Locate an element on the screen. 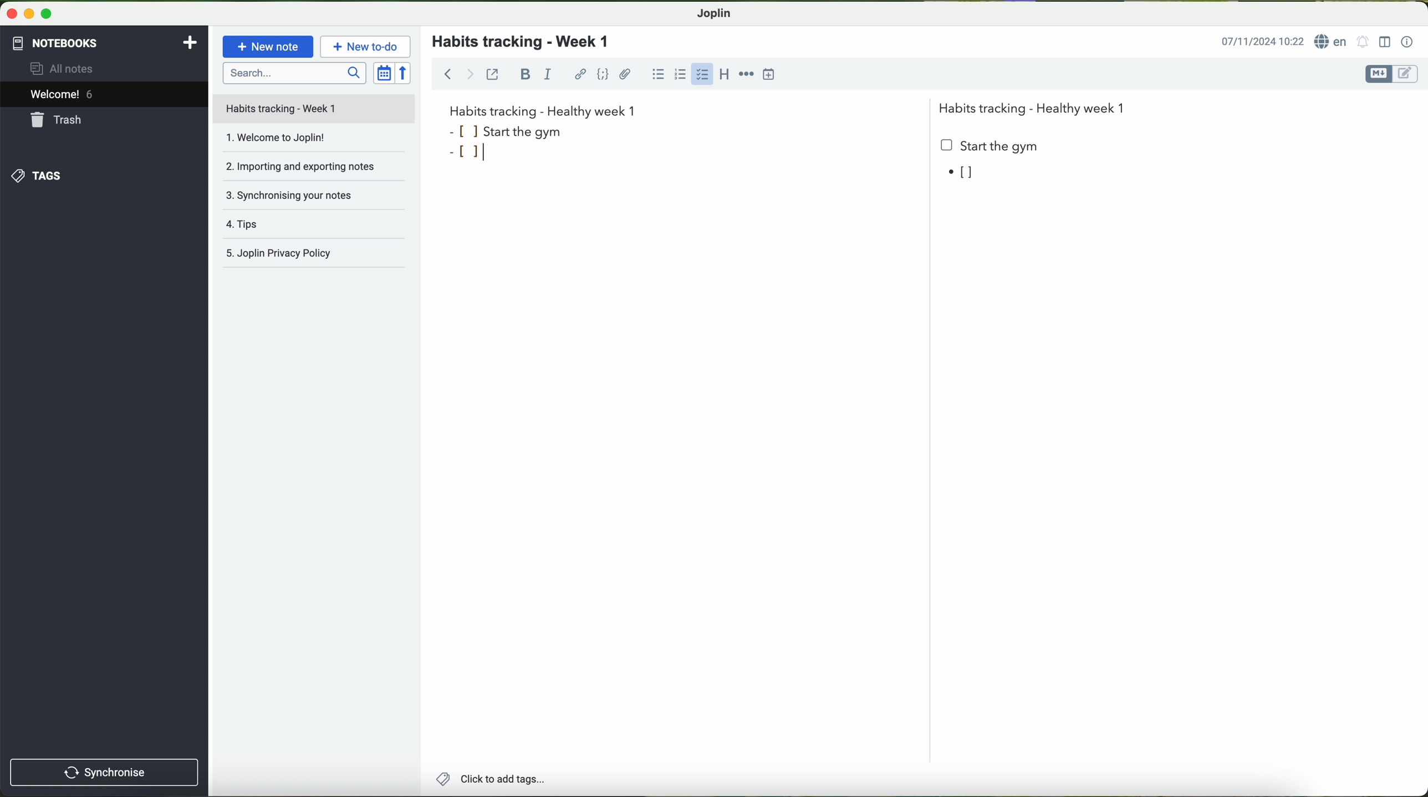  synchronise button is located at coordinates (105, 773).